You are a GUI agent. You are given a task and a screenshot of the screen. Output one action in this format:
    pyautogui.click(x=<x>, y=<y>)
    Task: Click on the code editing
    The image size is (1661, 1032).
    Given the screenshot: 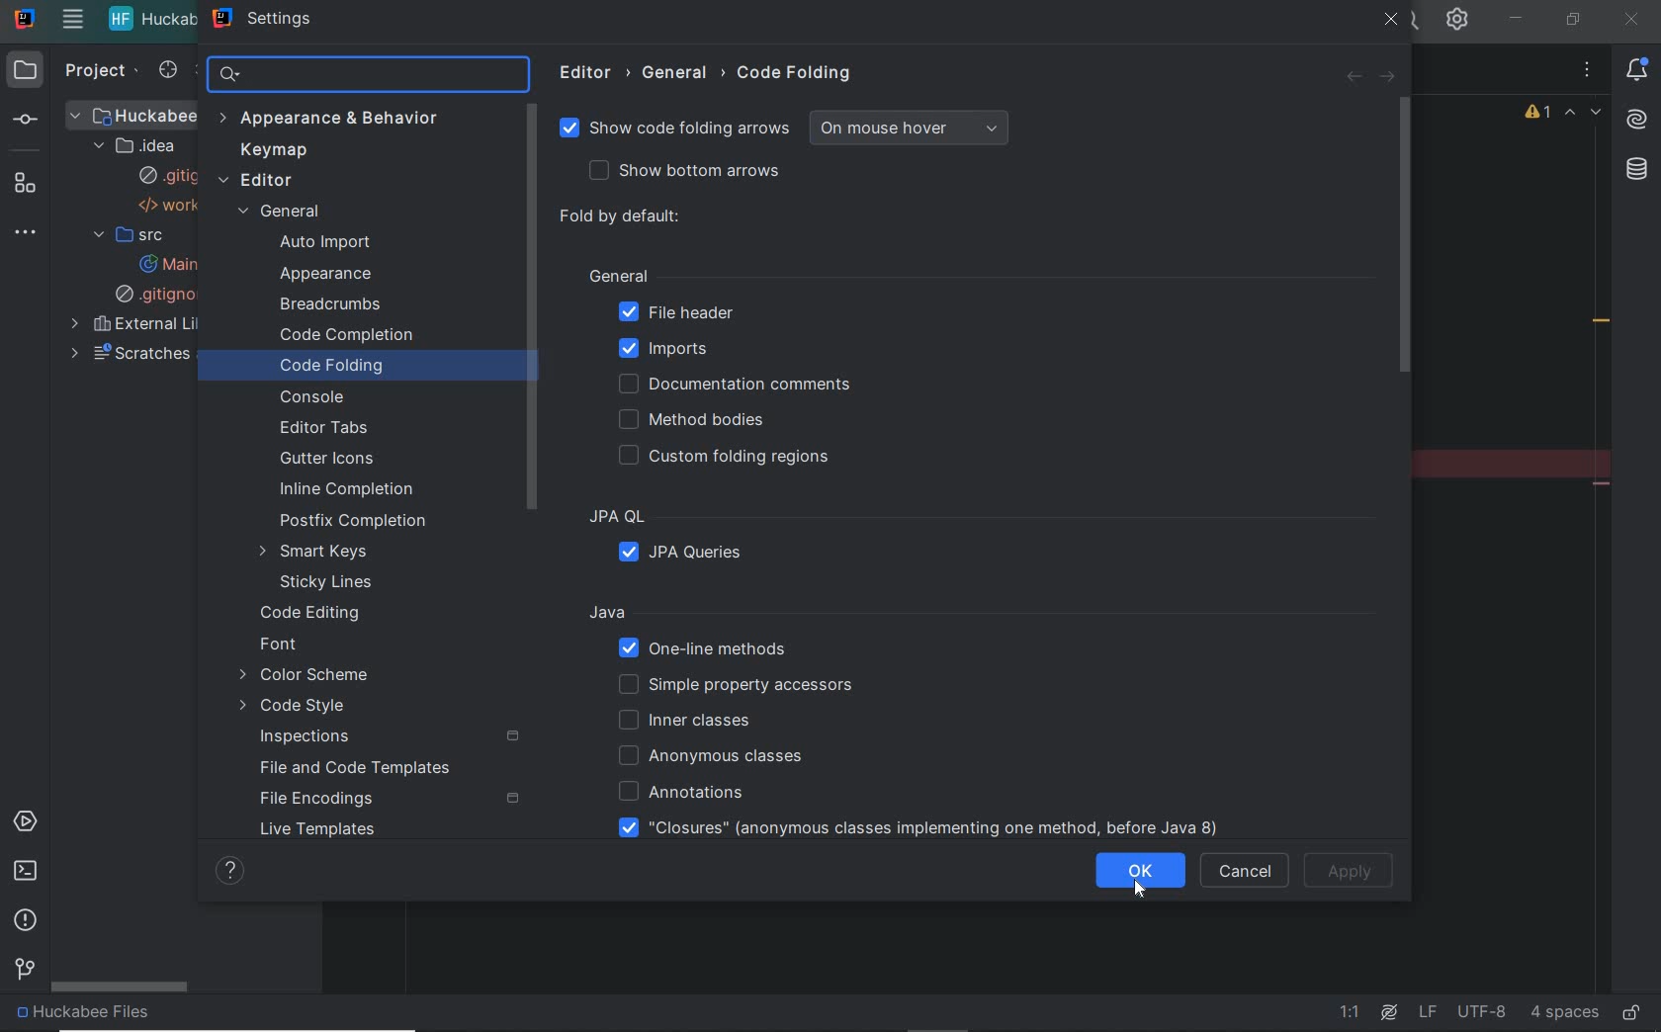 What is the action you would take?
    pyautogui.click(x=312, y=615)
    